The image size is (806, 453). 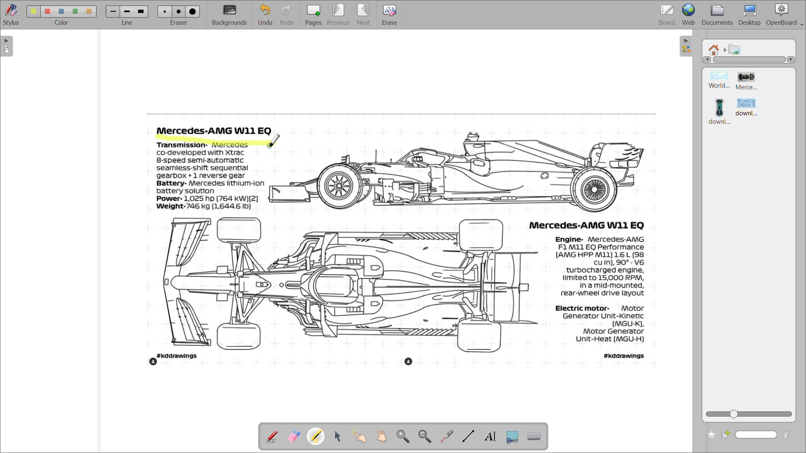 I want to click on write text, so click(x=490, y=436).